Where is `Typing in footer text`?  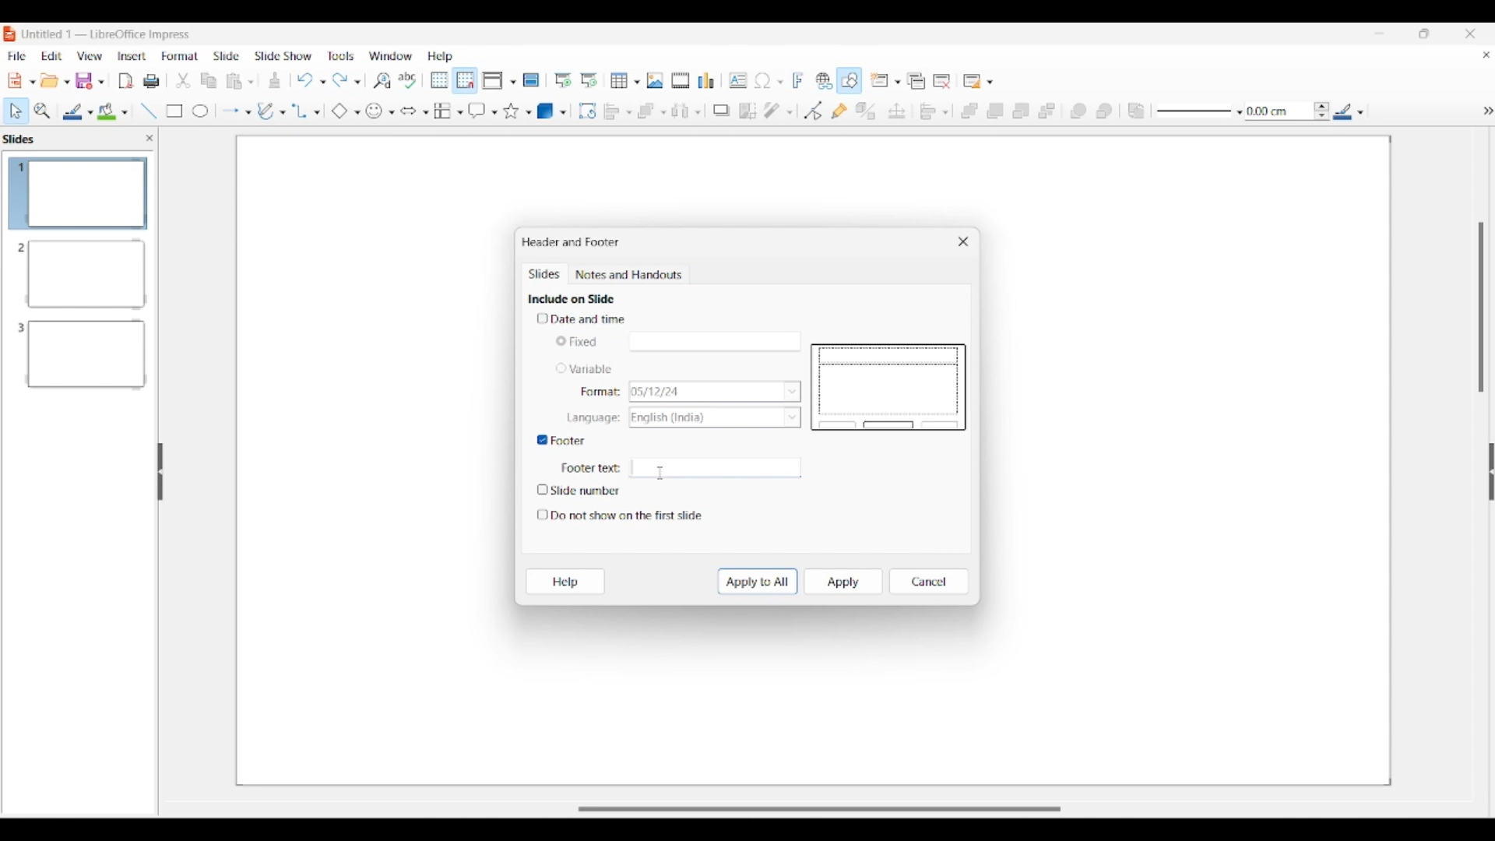 Typing in footer text is located at coordinates (631, 467).